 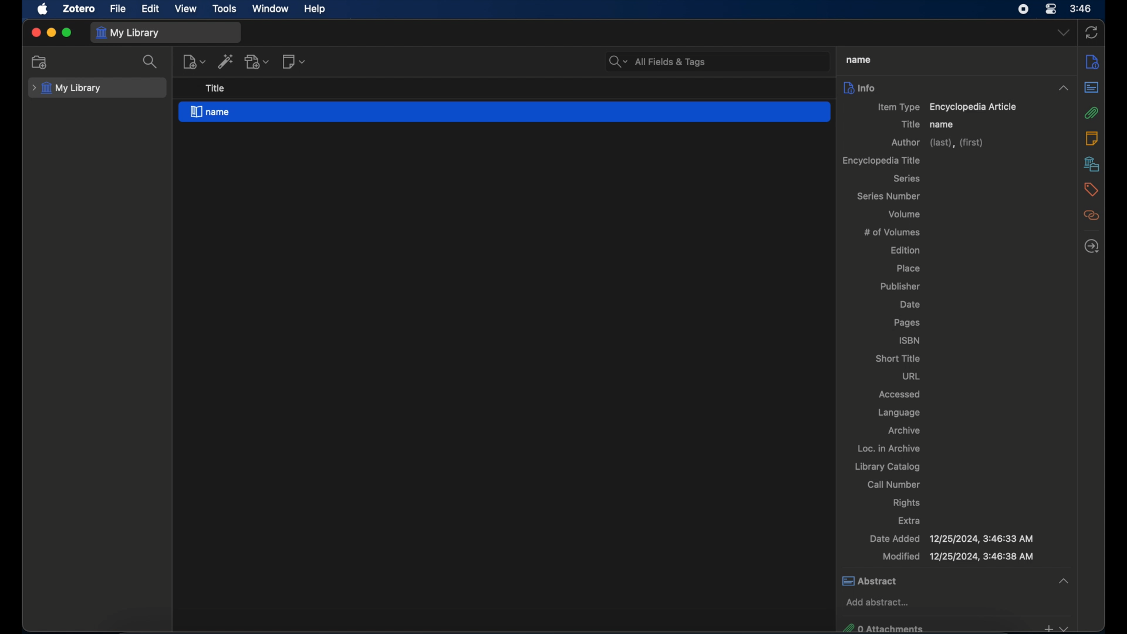 I want to click on url, so click(x=912, y=376).